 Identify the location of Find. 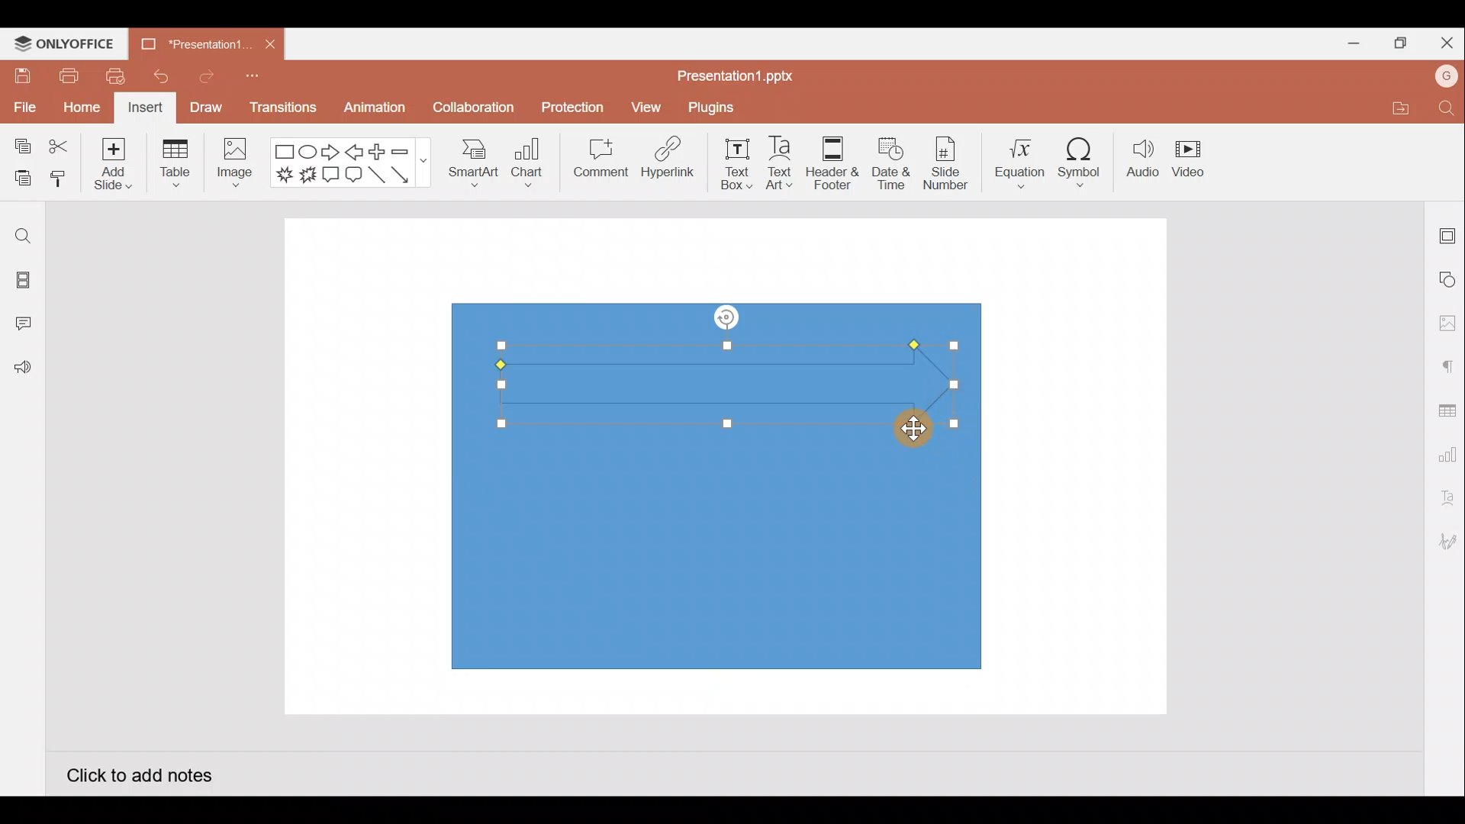
(23, 236).